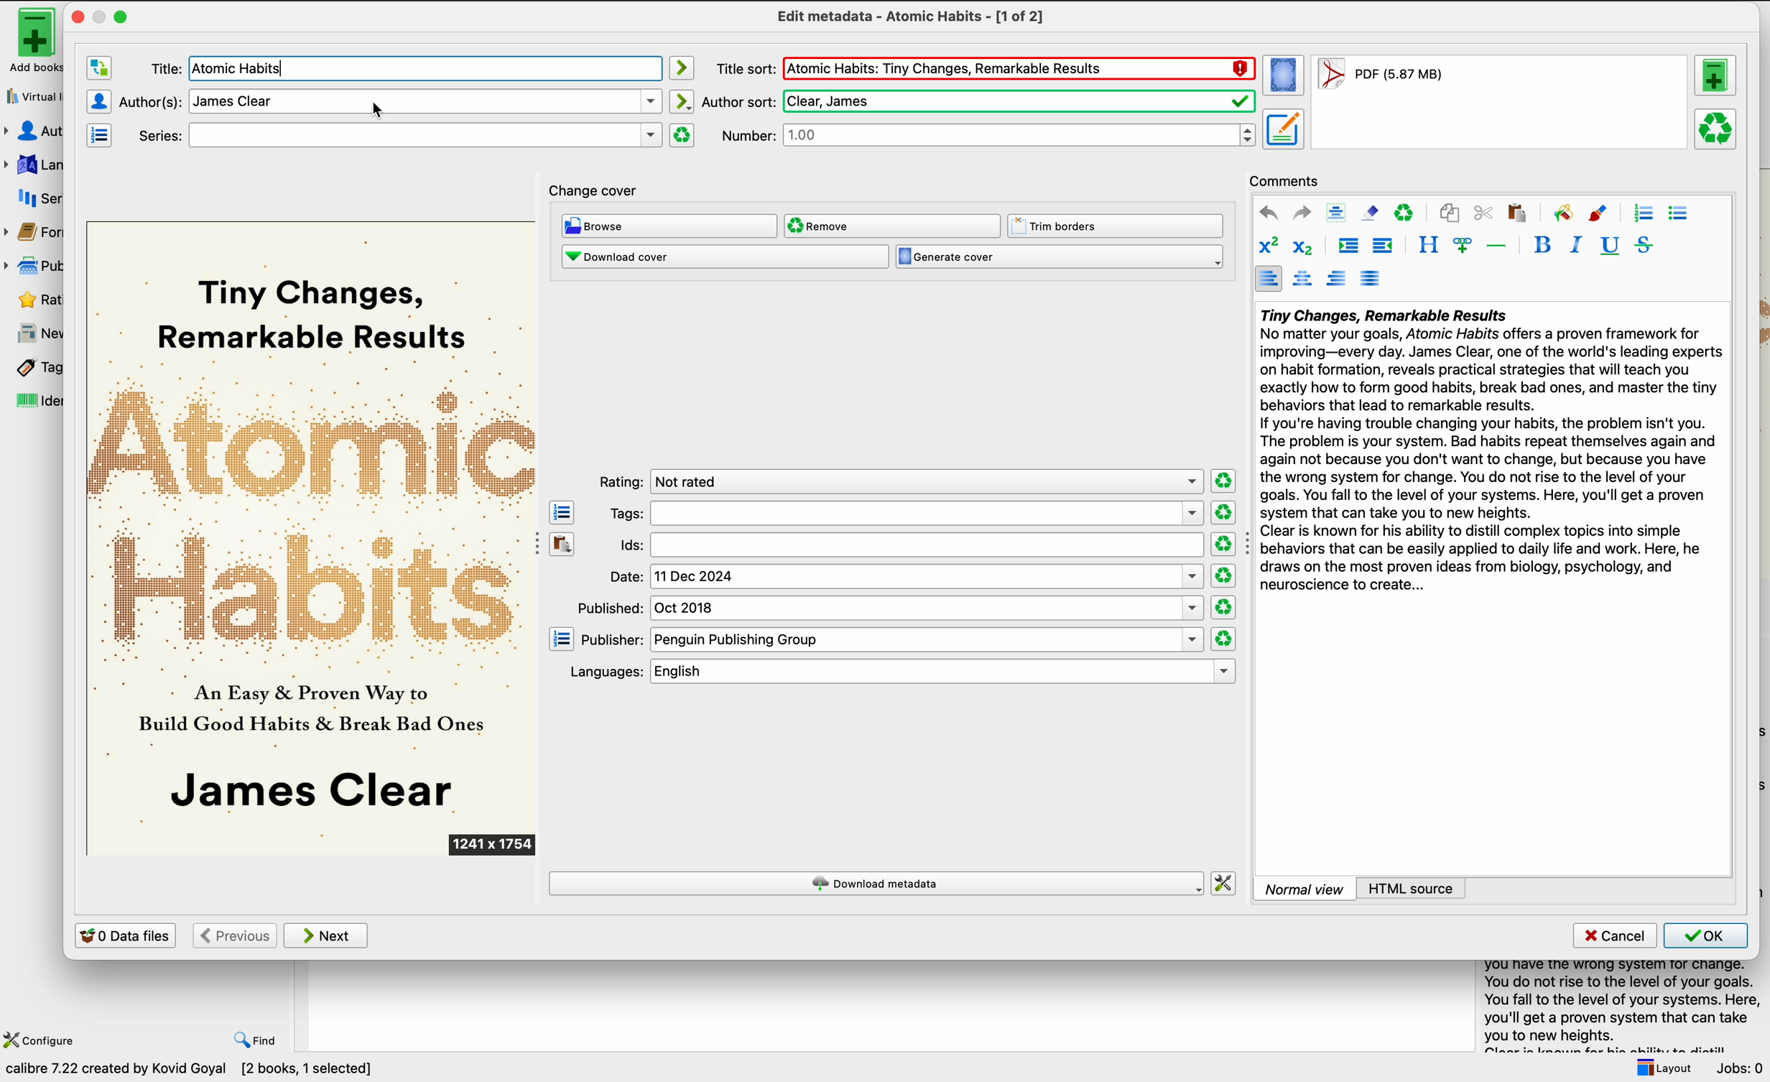 The image size is (1770, 1082). What do you see at coordinates (1741, 1068) in the screenshot?
I see `jobs: 0` at bounding box center [1741, 1068].